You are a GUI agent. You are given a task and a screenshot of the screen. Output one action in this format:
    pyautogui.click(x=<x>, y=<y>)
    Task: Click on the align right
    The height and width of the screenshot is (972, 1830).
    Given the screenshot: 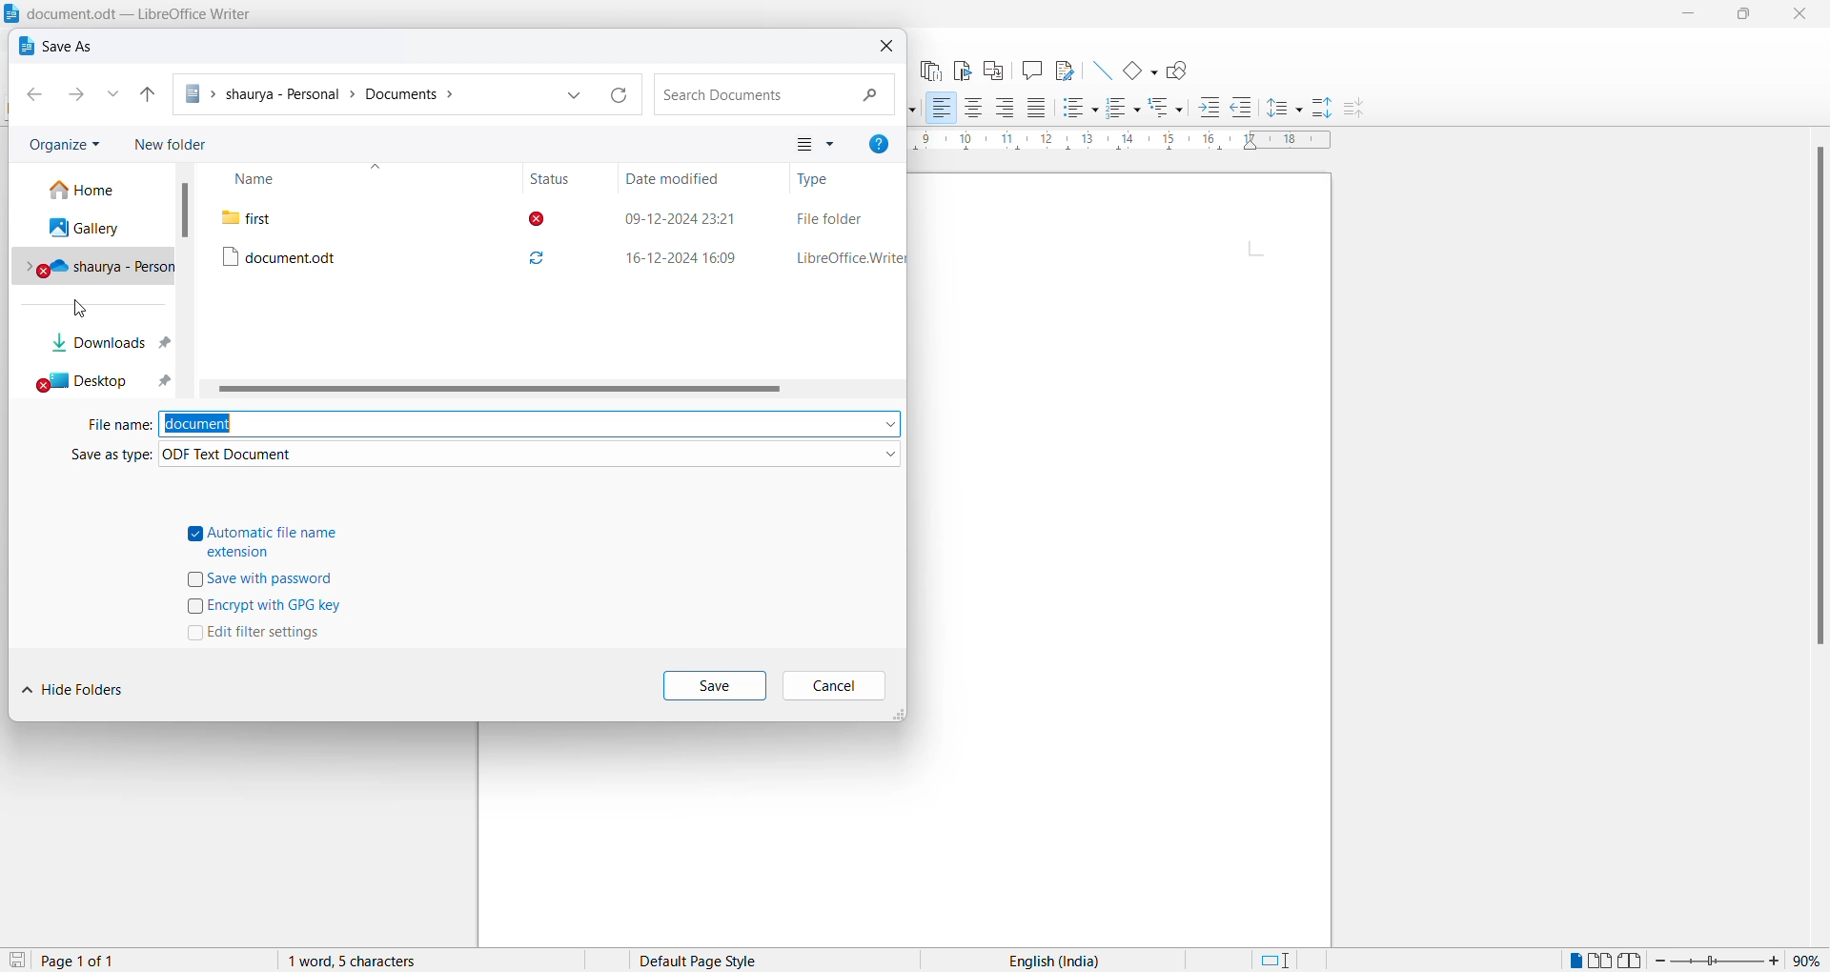 What is the action you would take?
    pyautogui.click(x=1006, y=108)
    